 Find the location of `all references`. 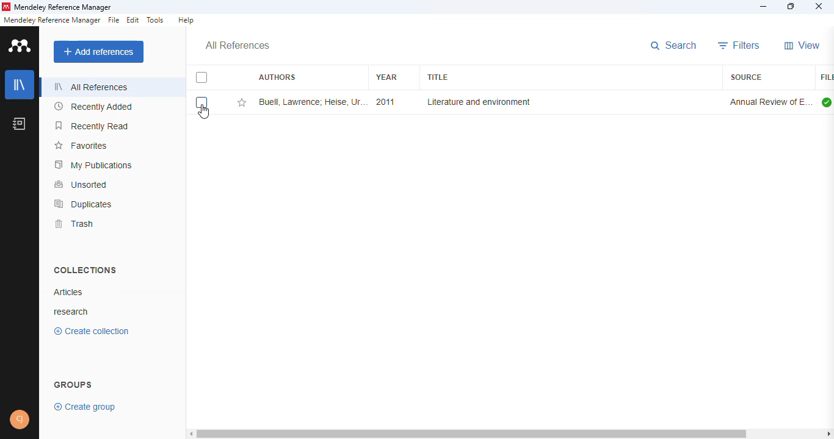

all references is located at coordinates (237, 46).